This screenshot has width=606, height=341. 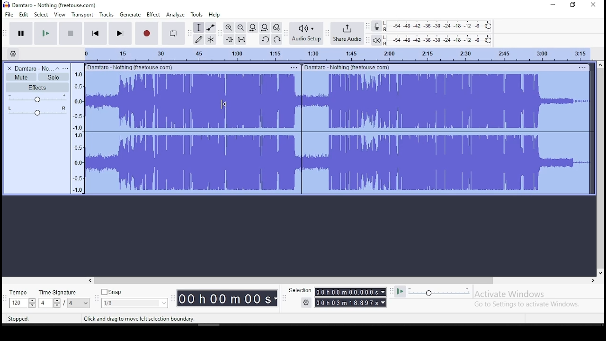 I want to click on redo, so click(x=278, y=40).